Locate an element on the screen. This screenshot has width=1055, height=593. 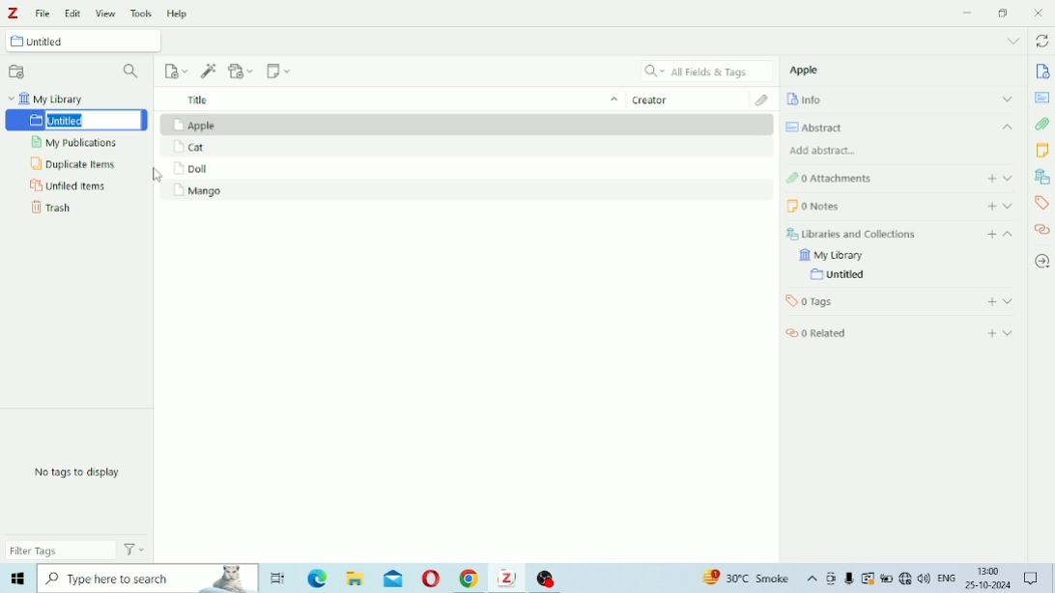
Related is located at coordinates (1042, 228).